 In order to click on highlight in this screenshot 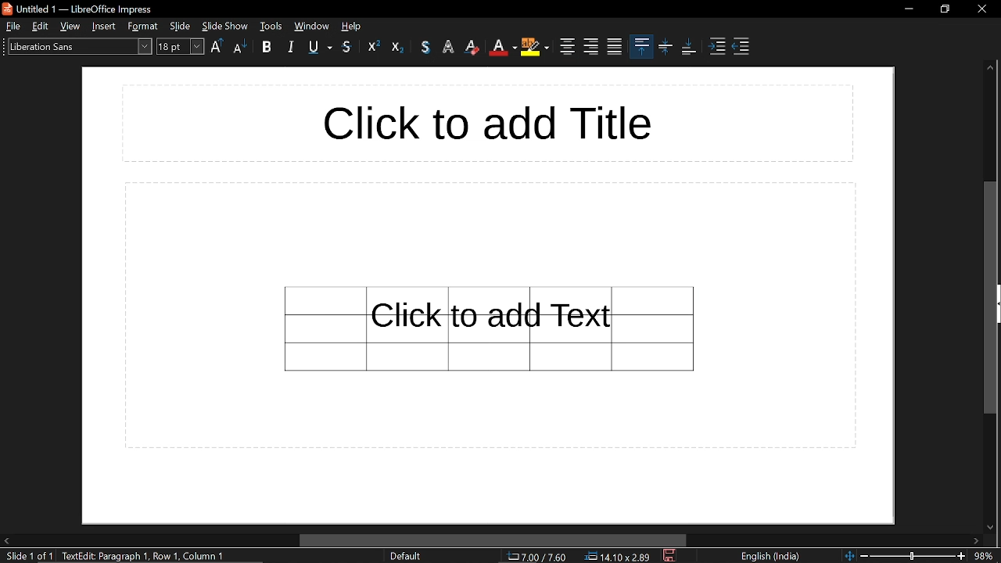, I will do `click(534, 48)`.